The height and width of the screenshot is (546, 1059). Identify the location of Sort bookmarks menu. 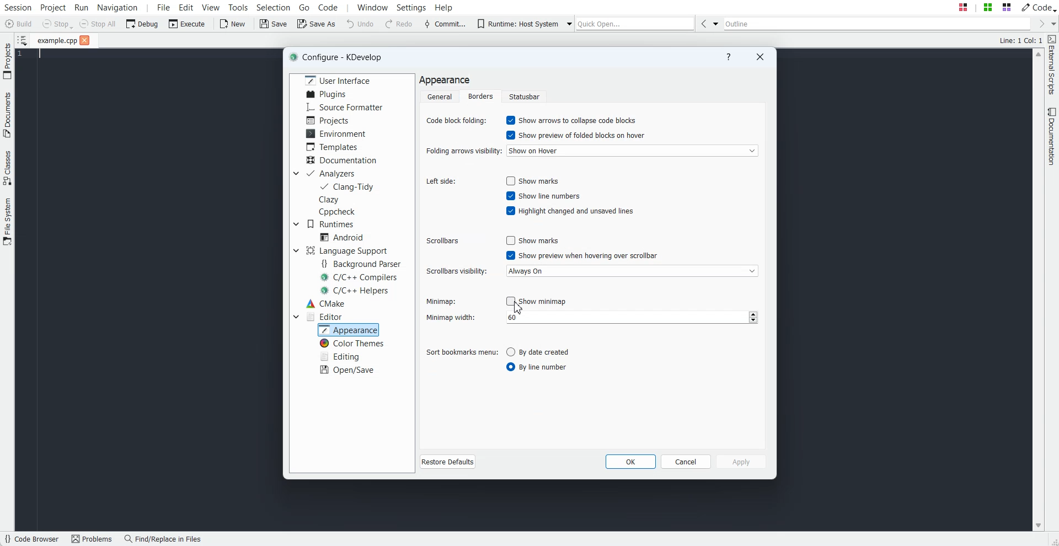
(461, 351).